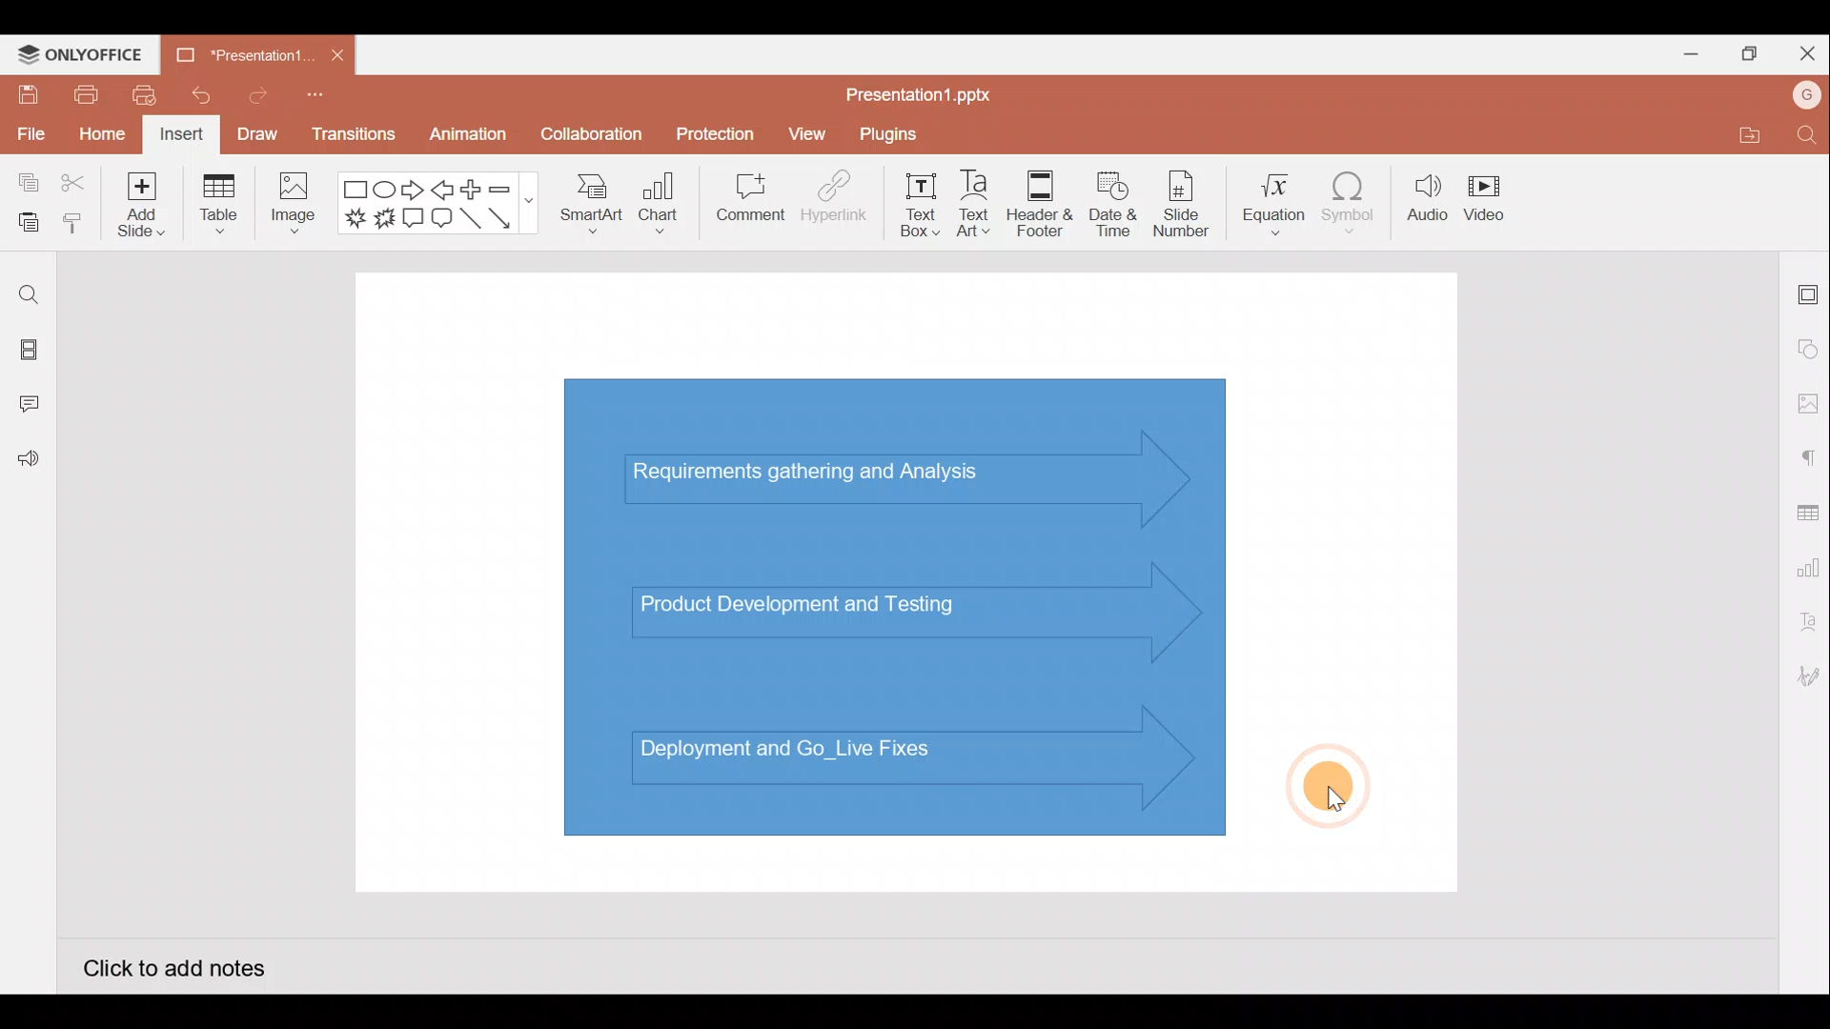 The height and width of the screenshot is (1029, 1830). What do you see at coordinates (710, 134) in the screenshot?
I see `Protection` at bounding box center [710, 134].